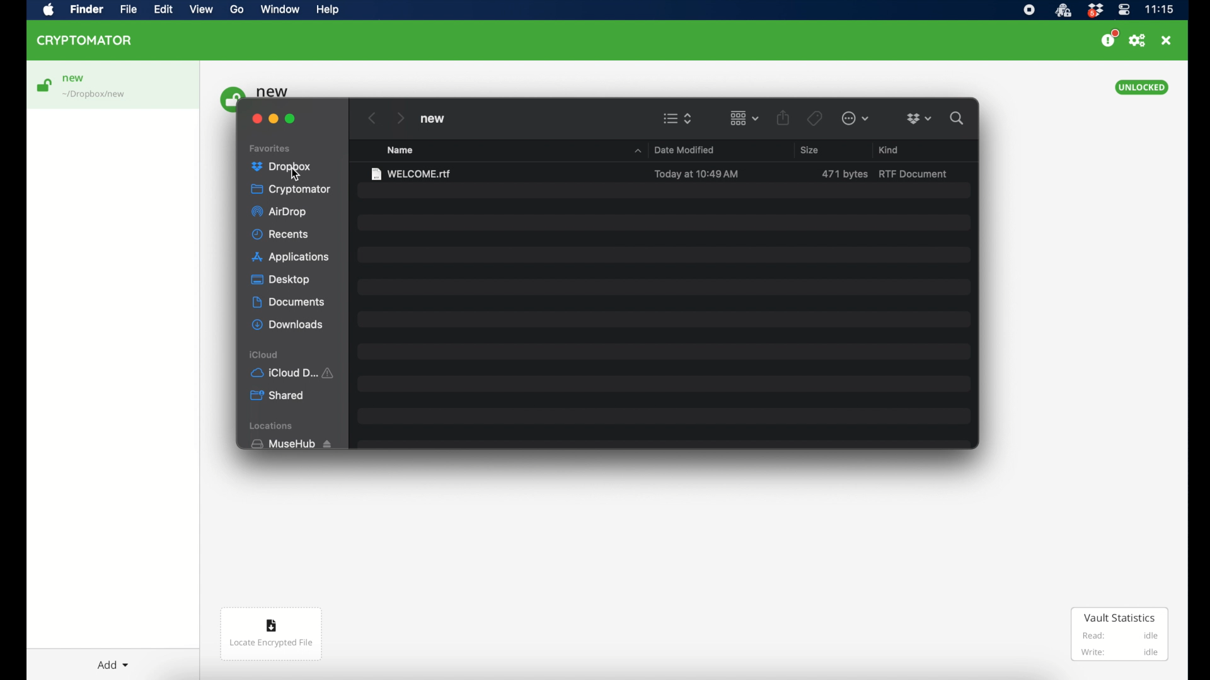  I want to click on view options, so click(678, 118).